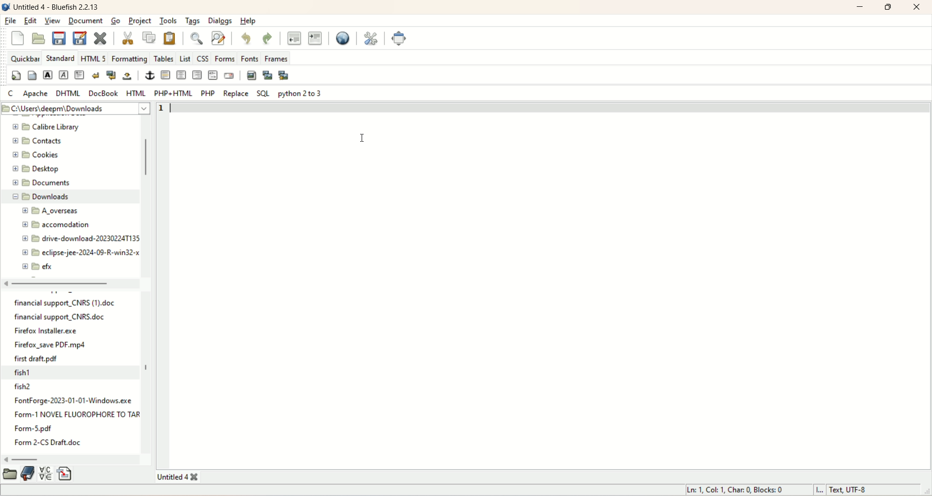  Describe the element at coordinates (100, 38) in the screenshot. I see `close current file` at that location.